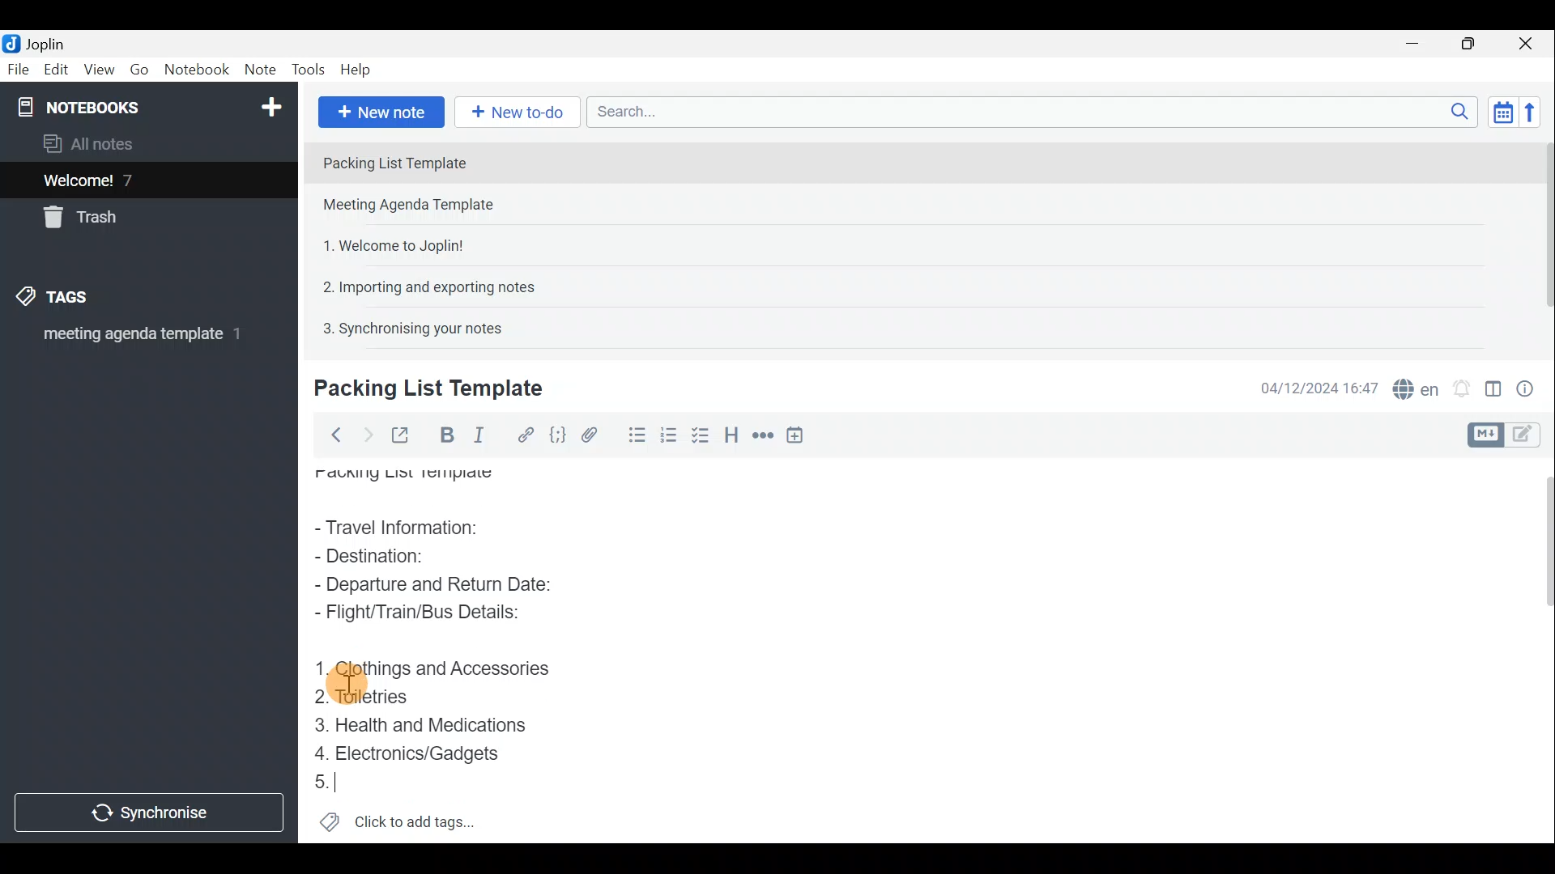 The height and width of the screenshot is (874, 1555). I want to click on Note 2, so click(424, 206).